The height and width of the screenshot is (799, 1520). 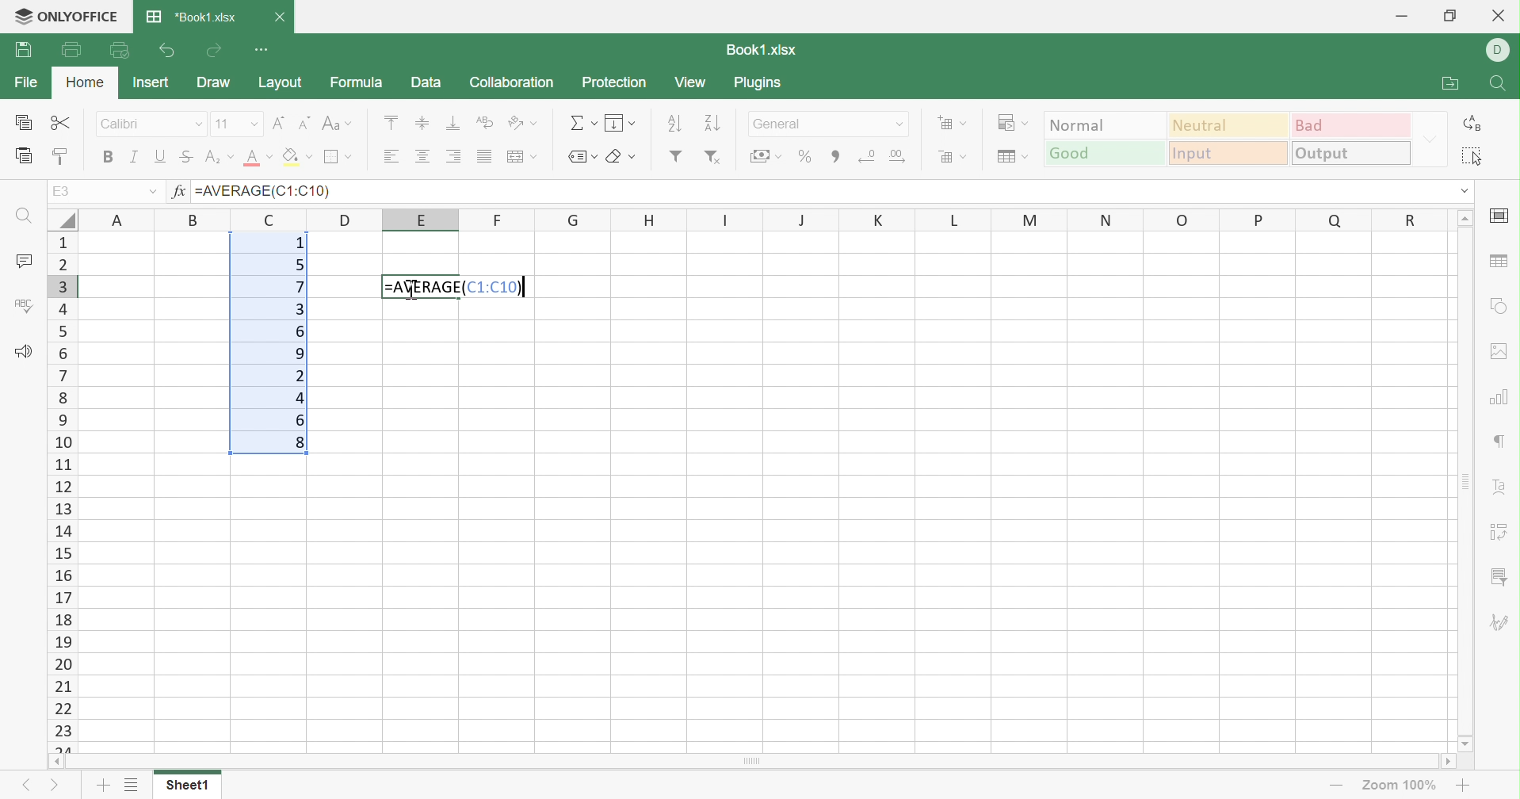 What do you see at coordinates (1497, 578) in the screenshot?
I see `Slicer settings` at bounding box center [1497, 578].